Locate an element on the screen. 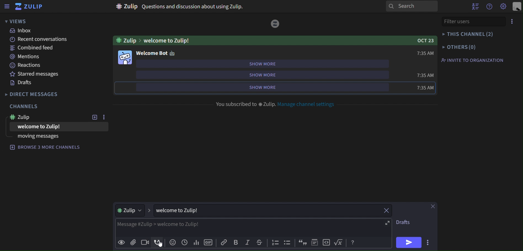 Image resolution: width=523 pixels, height=251 pixels. recent conversations is located at coordinates (39, 40).